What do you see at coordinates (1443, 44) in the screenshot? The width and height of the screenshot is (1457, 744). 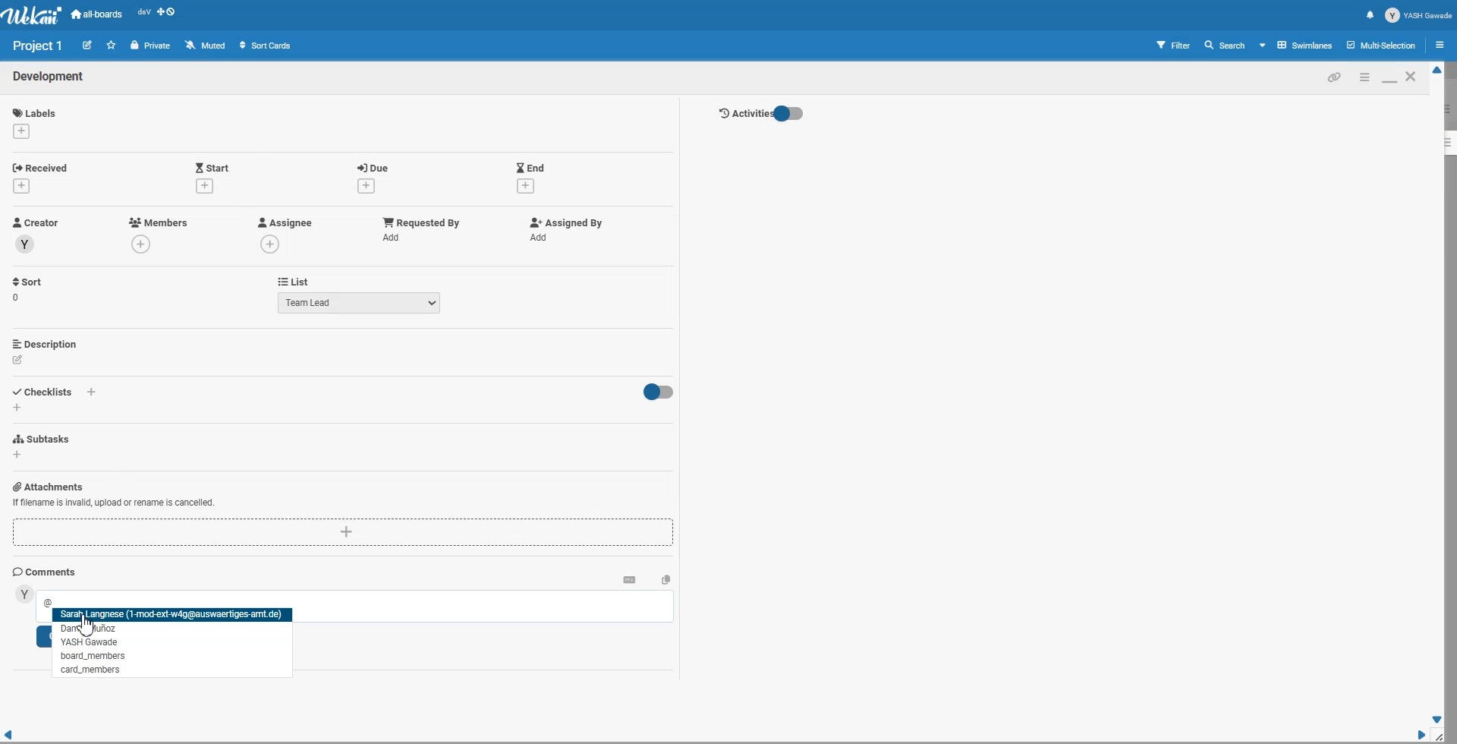 I see `Open sidebar` at bounding box center [1443, 44].